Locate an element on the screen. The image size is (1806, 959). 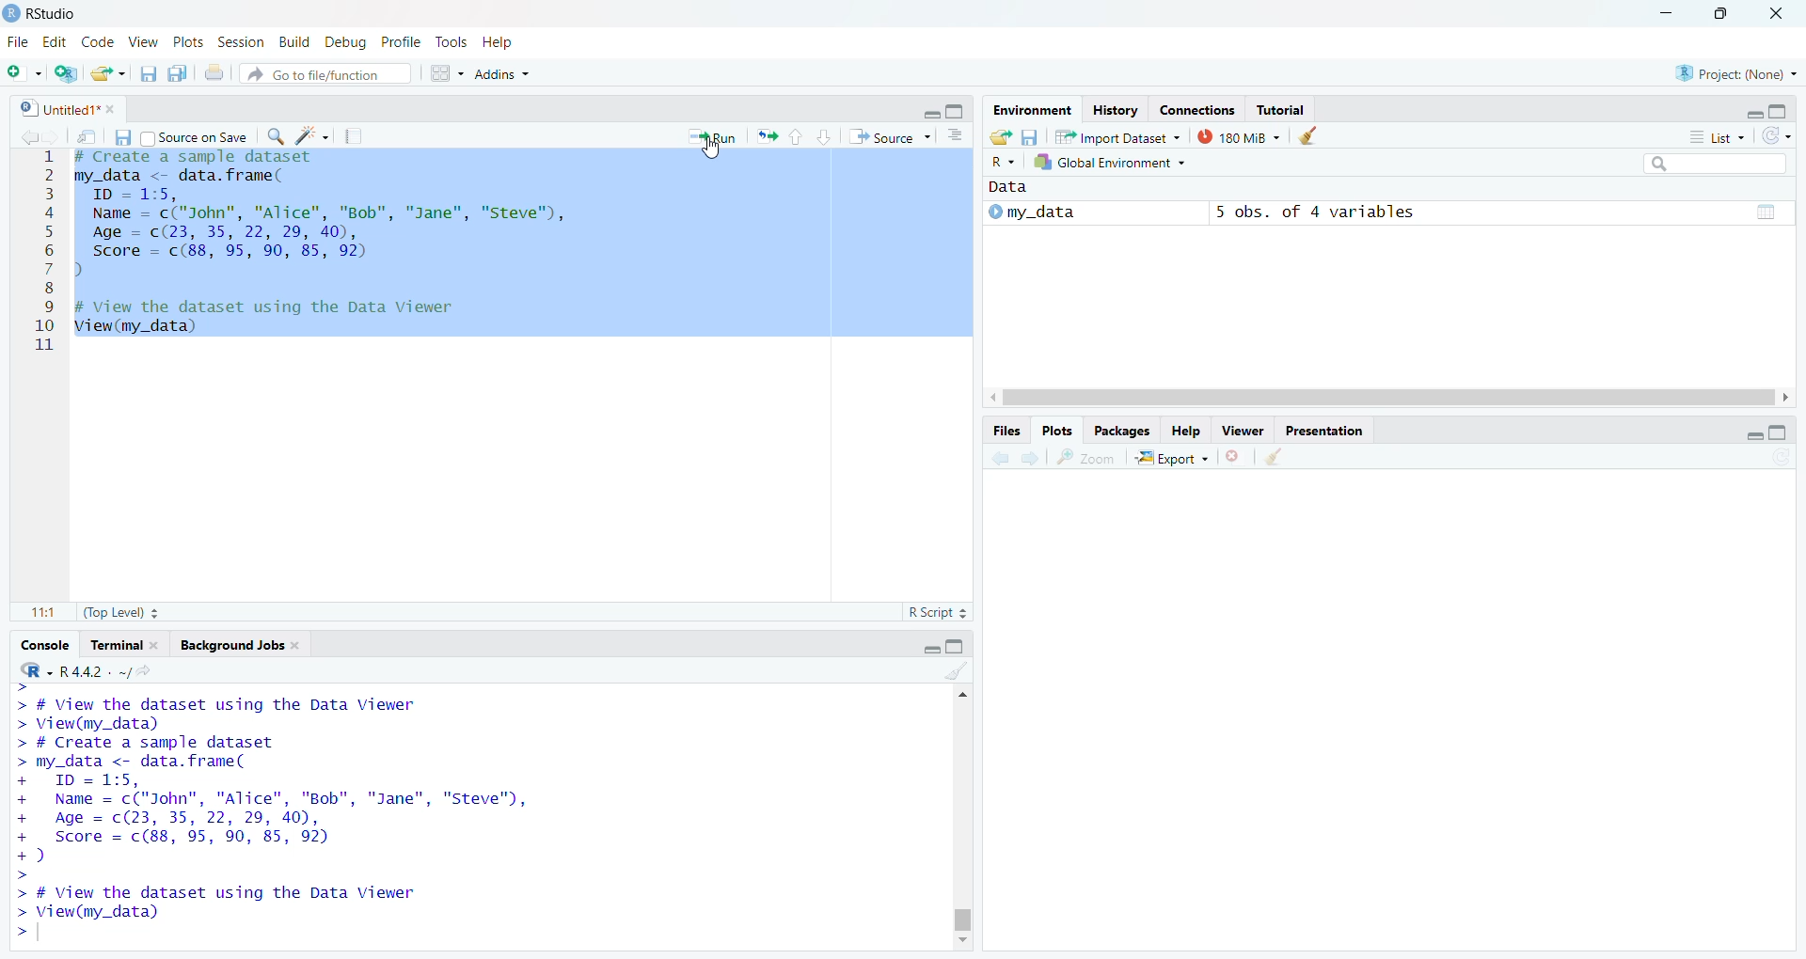
Profile is located at coordinates (401, 44).